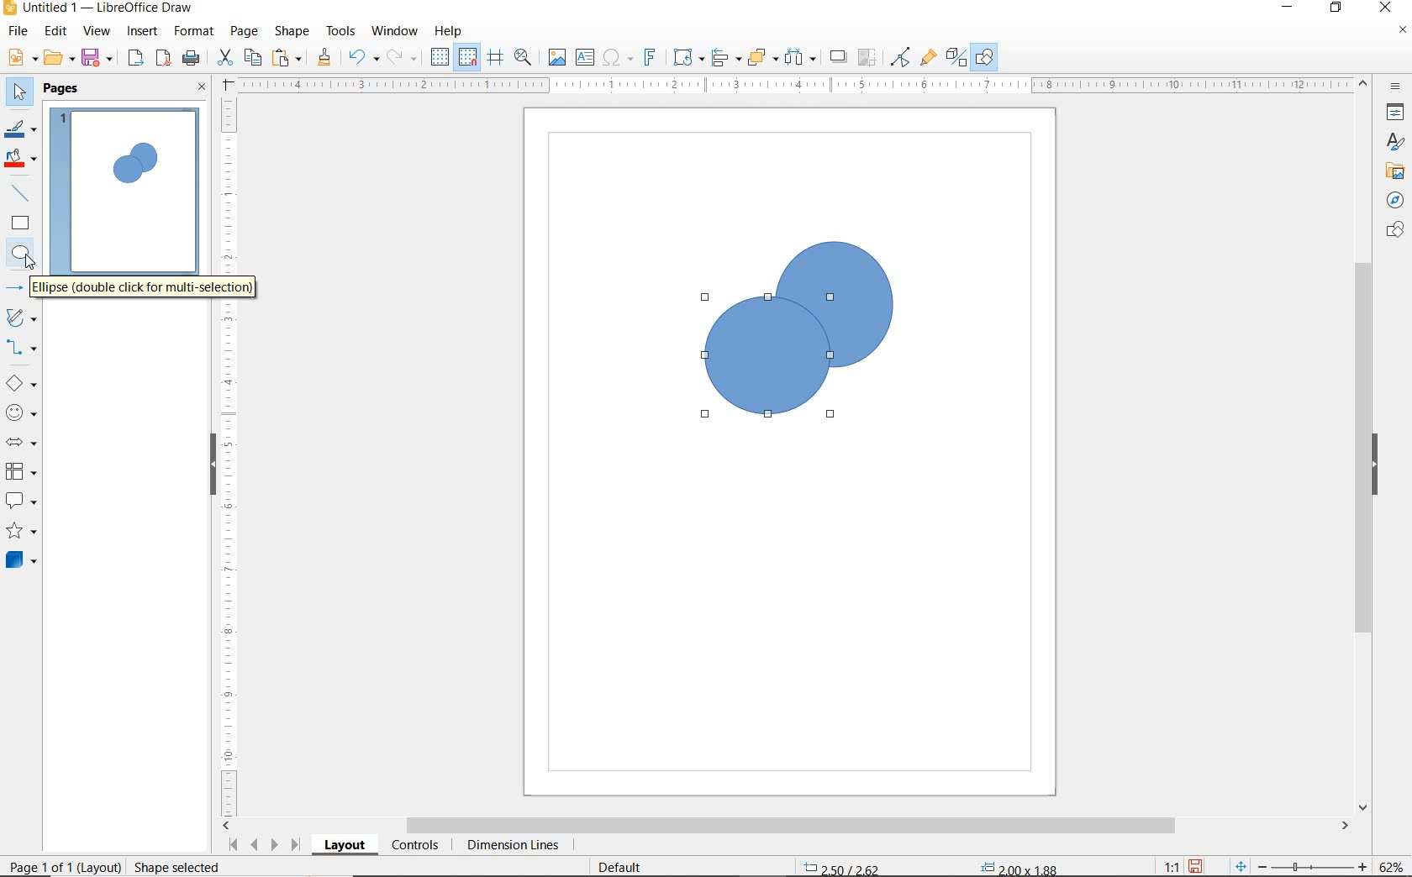 This screenshot has height=877, width=1412. What do you see at coordinates (1398, 115) in the screenshot?
I see `PROPERTIES` at bounding box center [1398, 115].